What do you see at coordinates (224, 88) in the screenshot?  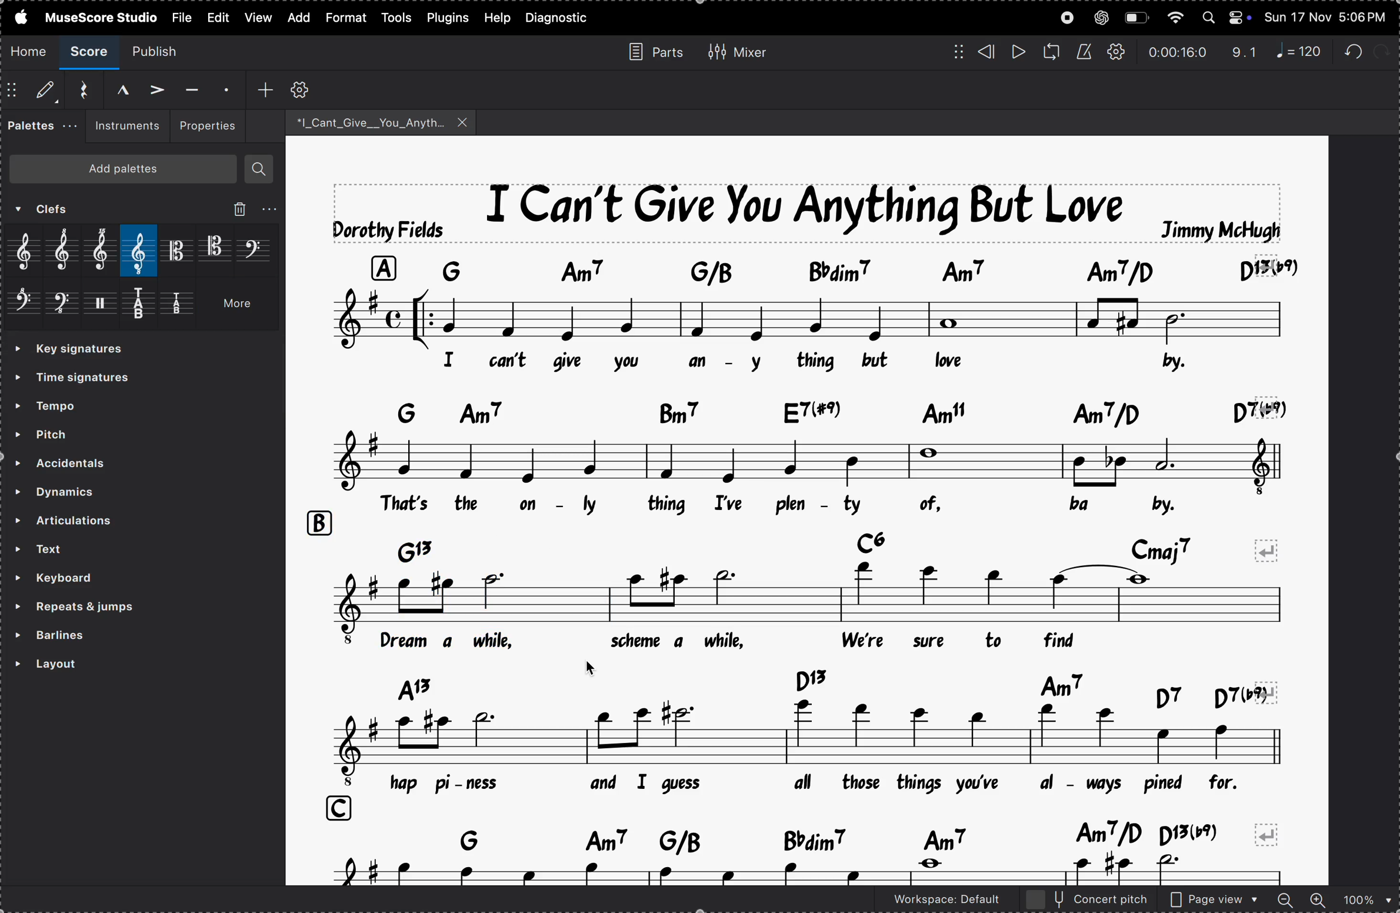 I see `staccato ` at bounding box center [224, 88].